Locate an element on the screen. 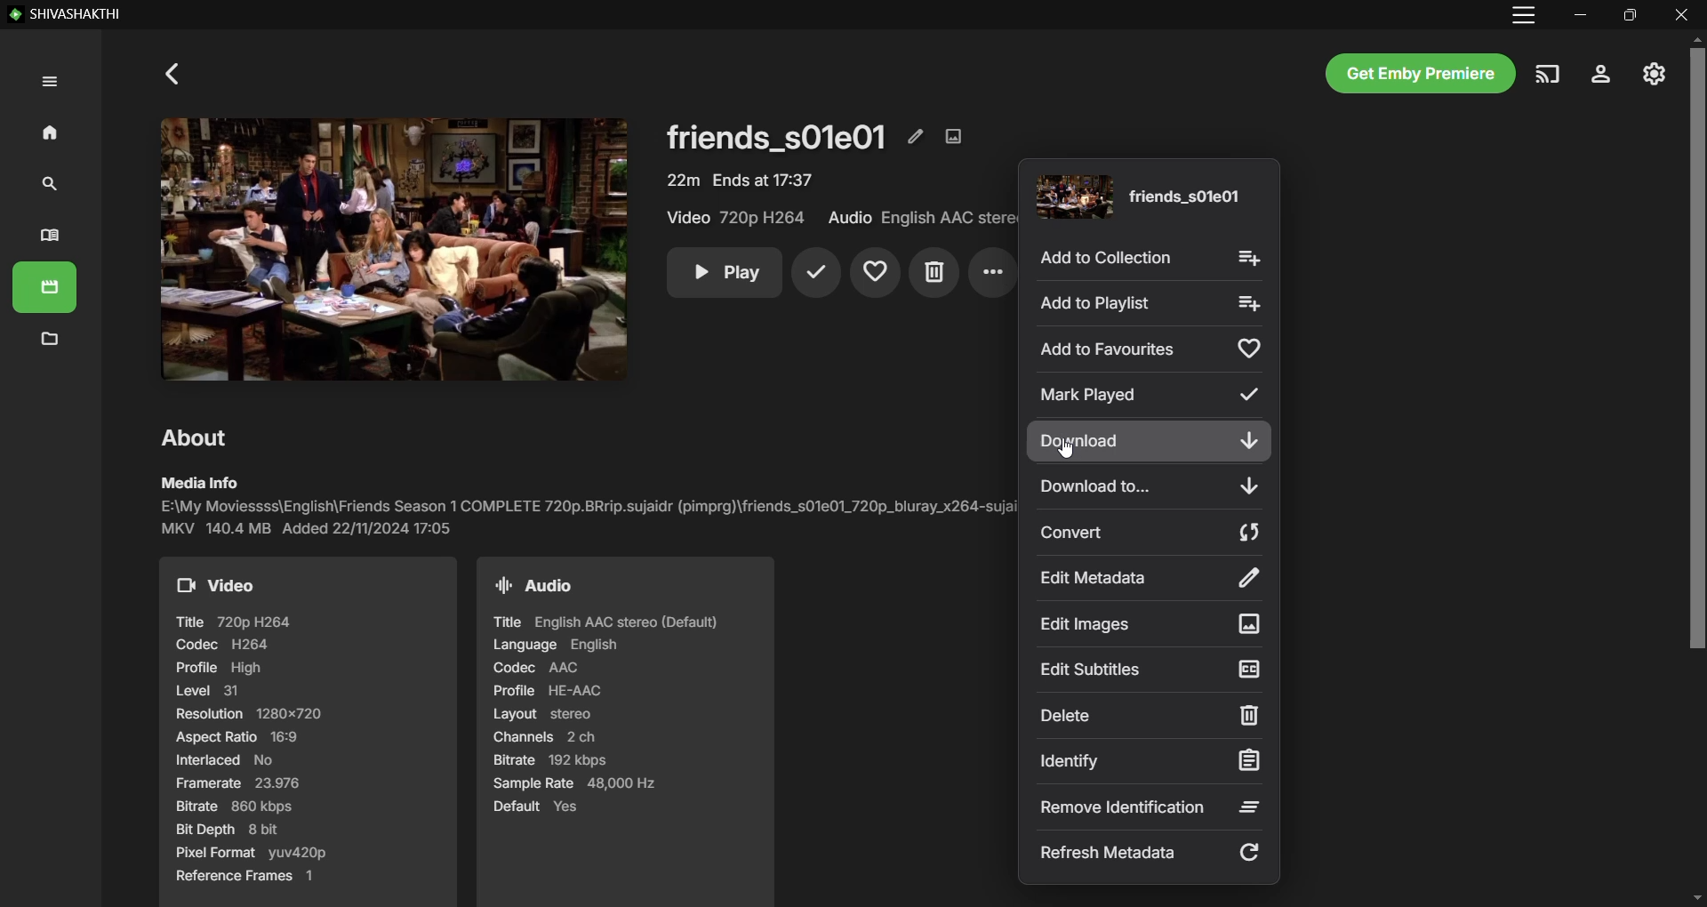  TV Episode name is located at coordinates (1137, 197).